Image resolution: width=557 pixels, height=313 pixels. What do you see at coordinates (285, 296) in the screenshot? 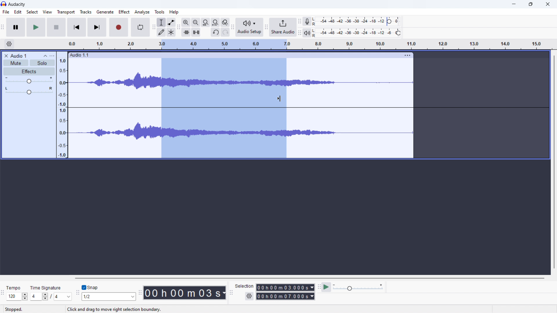
I see `00 h 00 m 07.000 s` at bounding box center [285, 296].